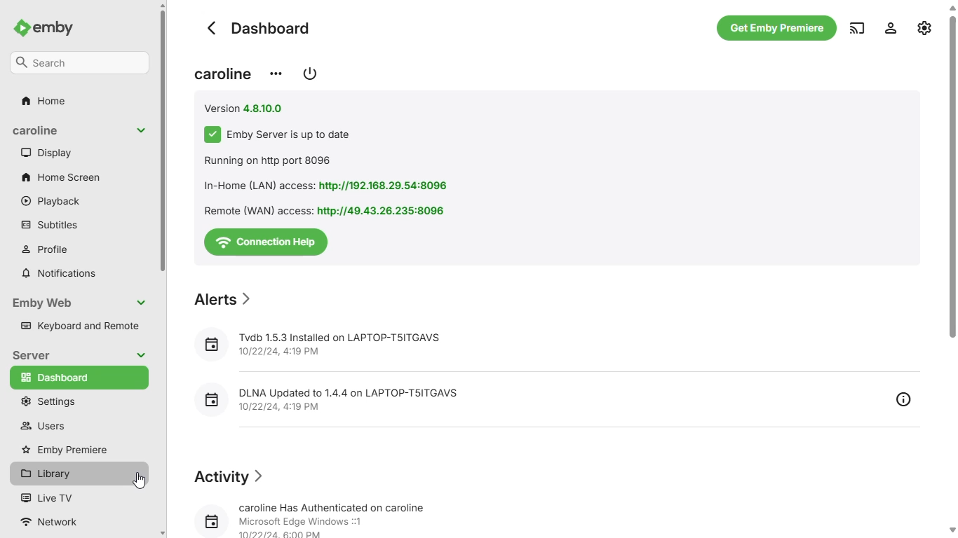  Describe the element at coordinates (43, 426) in the screenshot. I see `users` at that location.